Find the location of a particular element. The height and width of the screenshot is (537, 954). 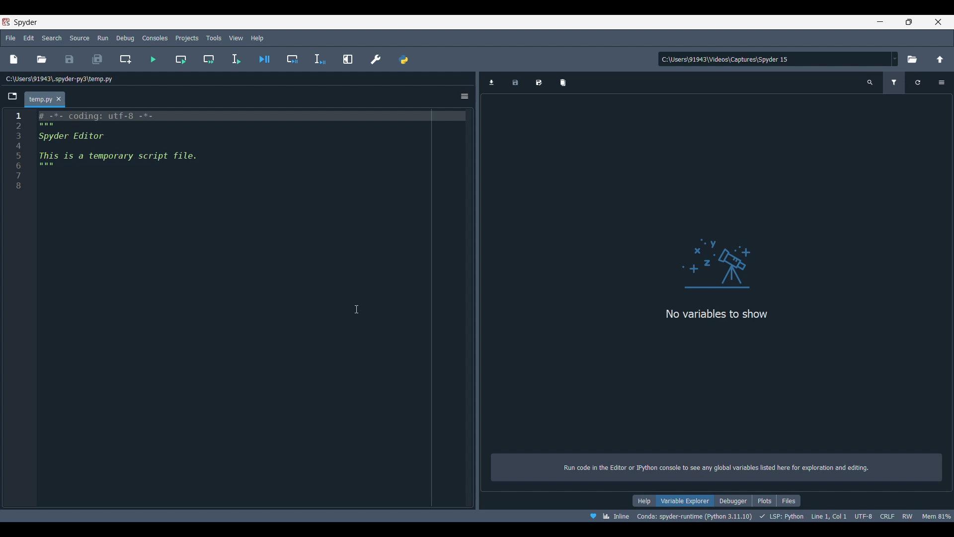

Options is located at coordinates (942, 83).